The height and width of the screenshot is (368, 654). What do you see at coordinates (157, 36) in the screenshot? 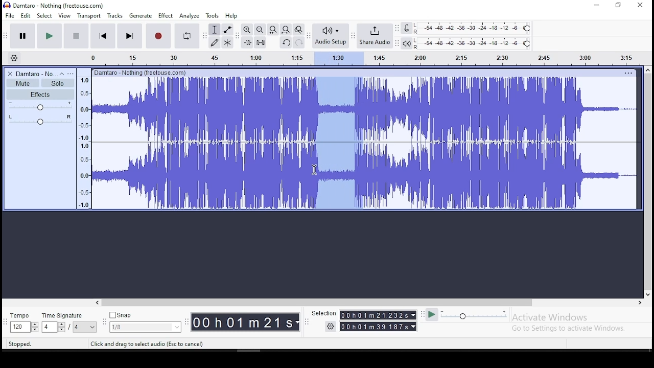
I see `record` at bounding box center [157, 36].